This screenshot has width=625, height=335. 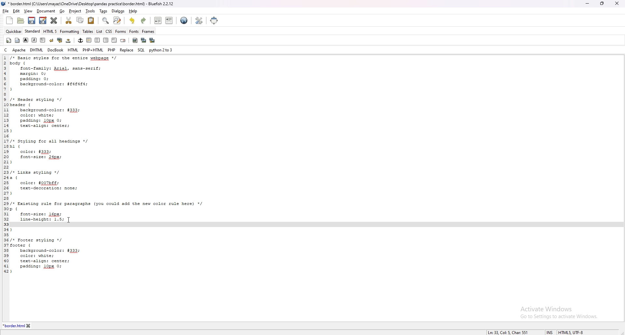 I want to click on paragraph, so click(x=42, y=40).